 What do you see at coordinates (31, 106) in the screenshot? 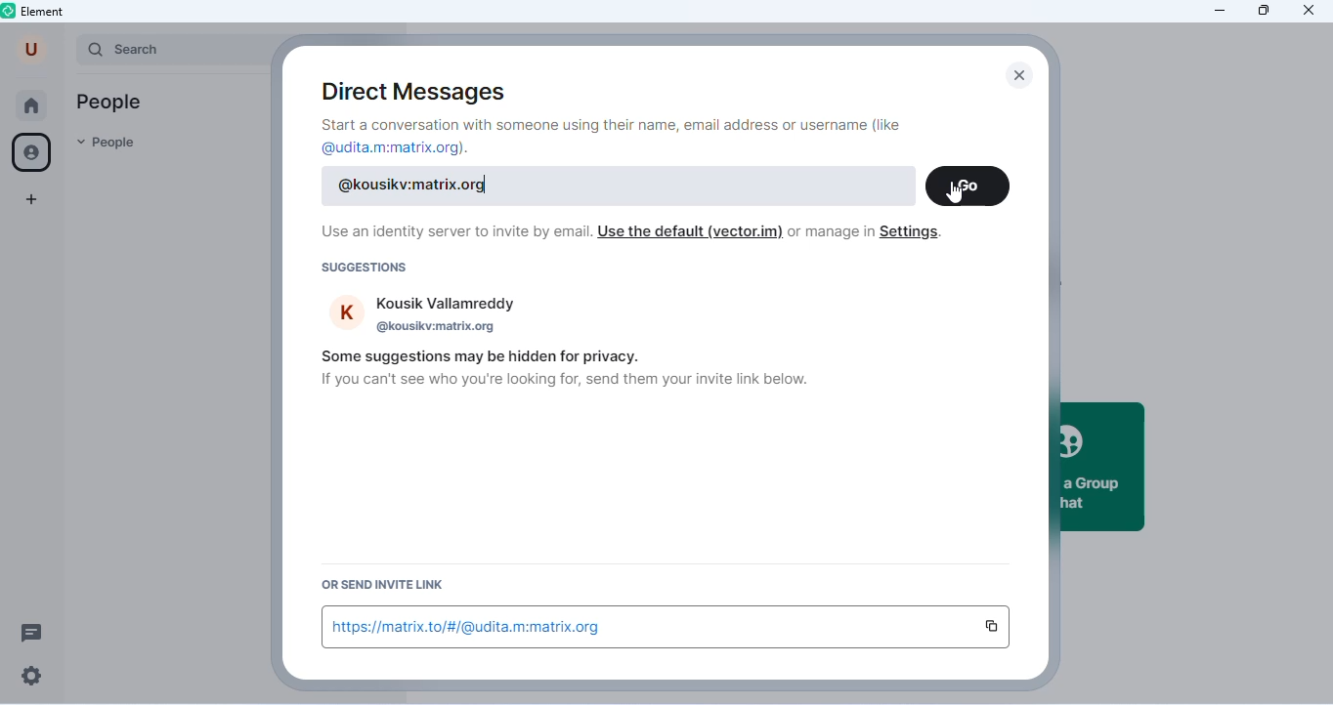
I see `home` at bounding box center [31, 106].